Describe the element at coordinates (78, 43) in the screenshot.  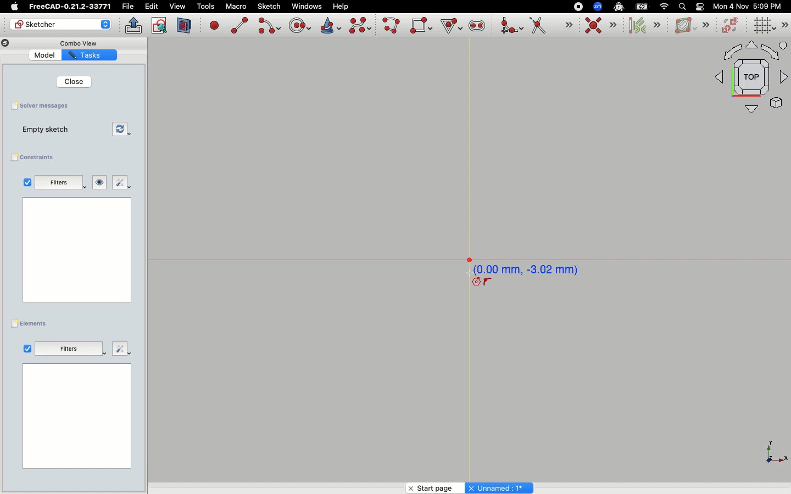
I see `Combo View` at that location.